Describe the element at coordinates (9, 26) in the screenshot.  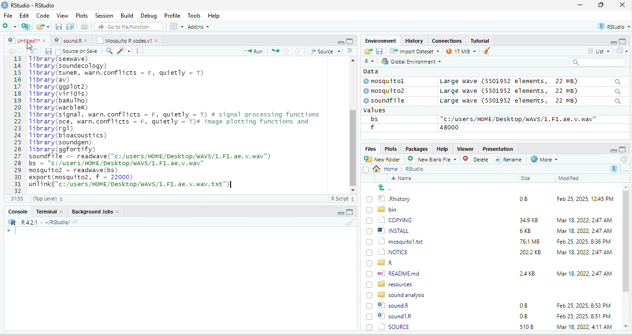
I see `new` at that location.